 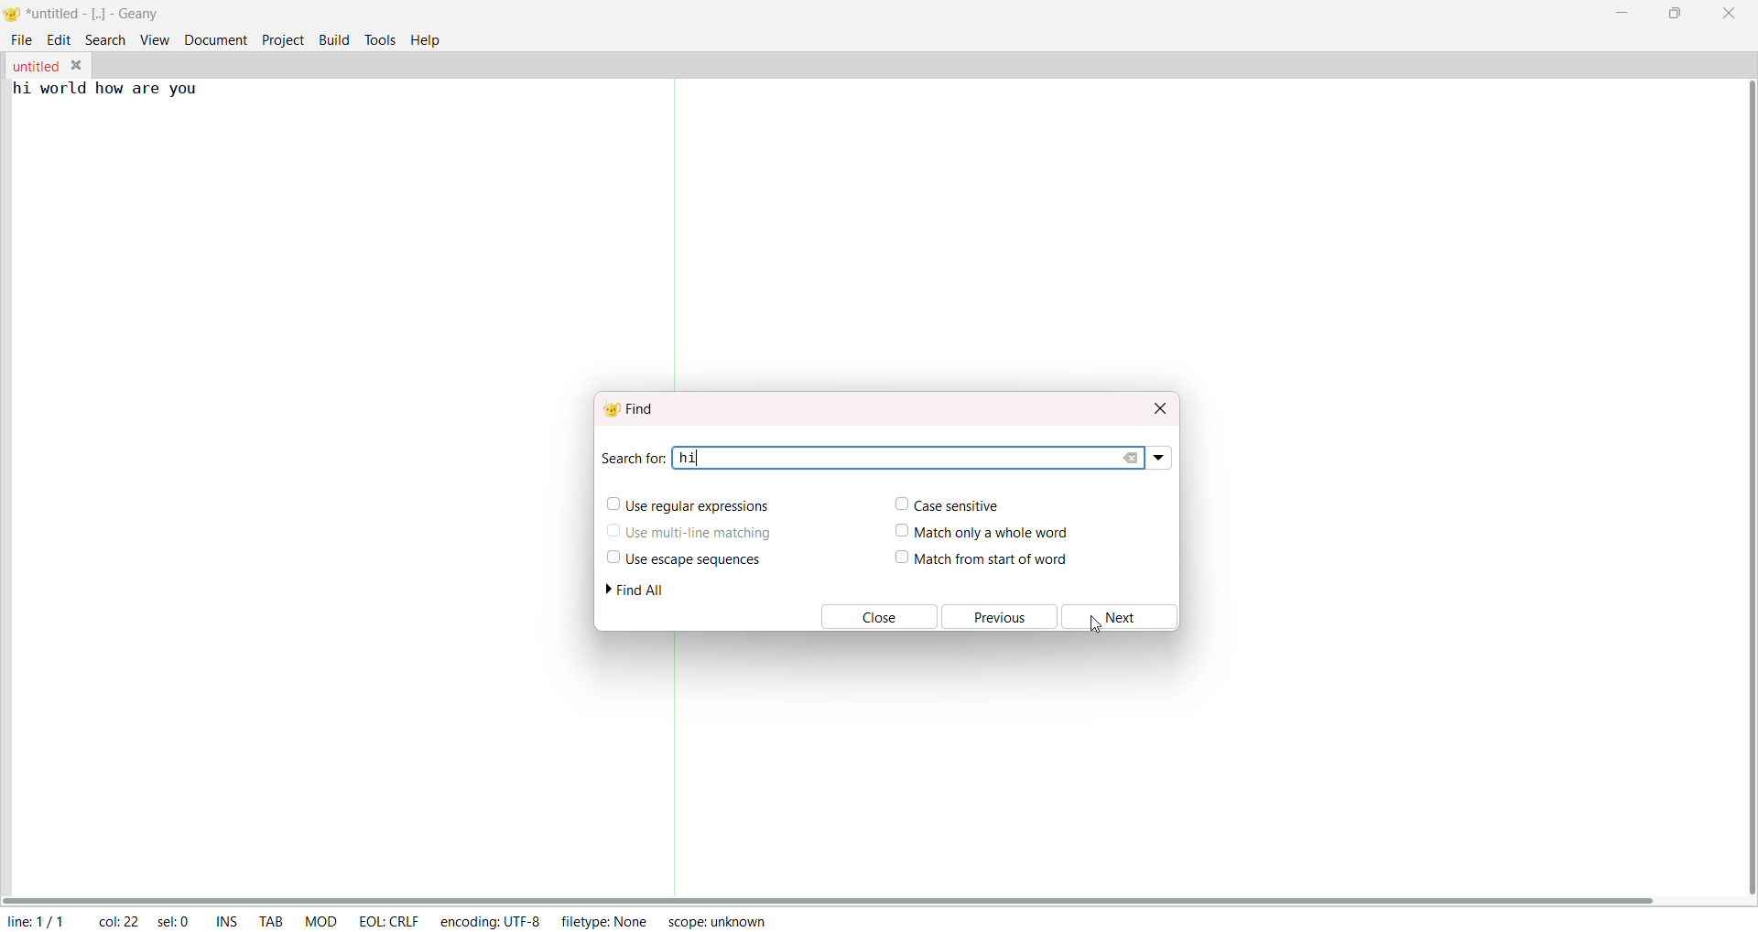 I want to click on close, so click(x=1728, y=14).